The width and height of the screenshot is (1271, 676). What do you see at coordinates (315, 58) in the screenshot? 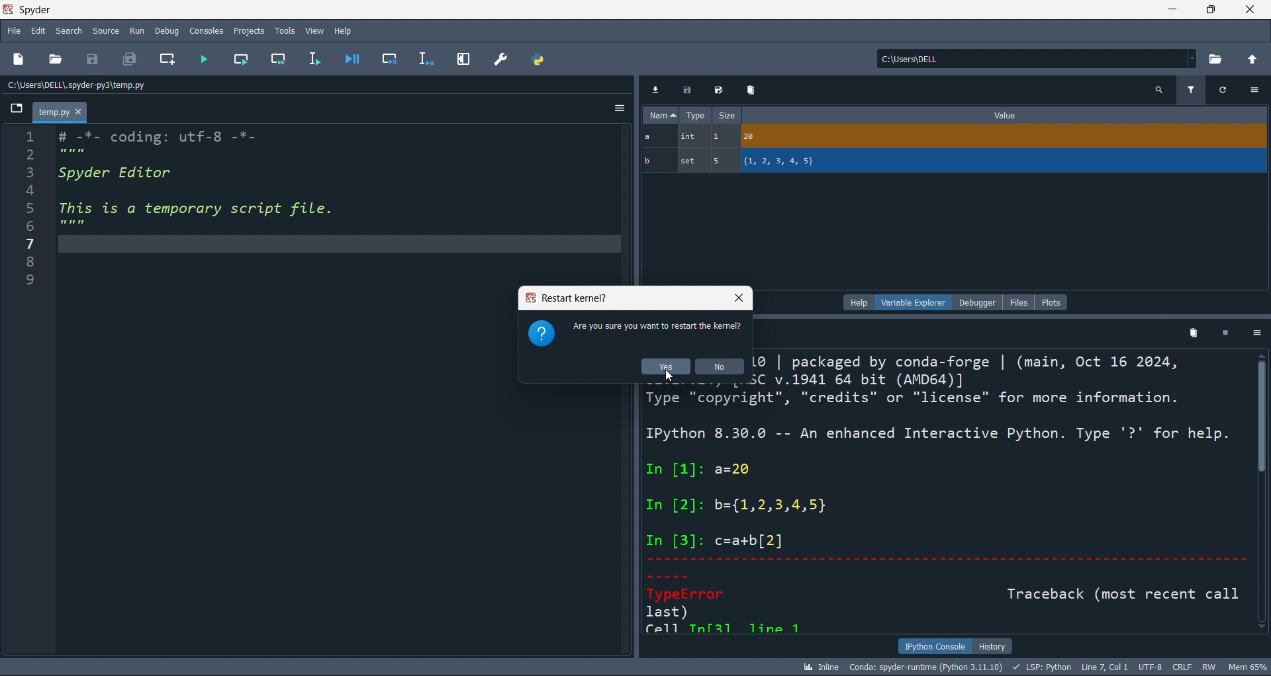
I see `run line` at bounding box center [315, 58].